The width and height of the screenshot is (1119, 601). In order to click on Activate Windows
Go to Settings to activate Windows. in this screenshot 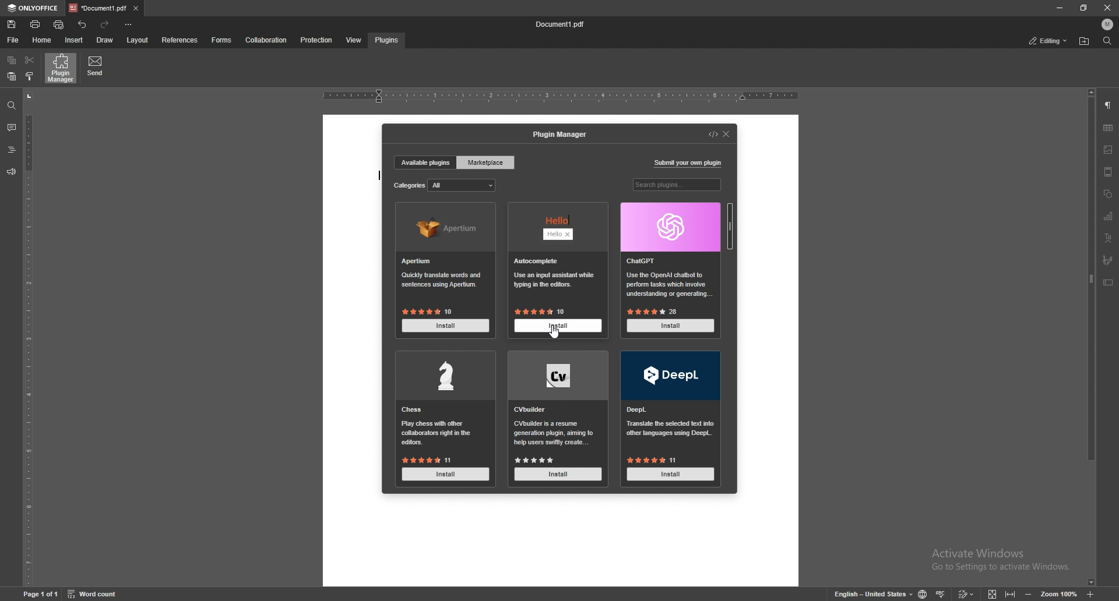, I will do `click(1000, 559)`.